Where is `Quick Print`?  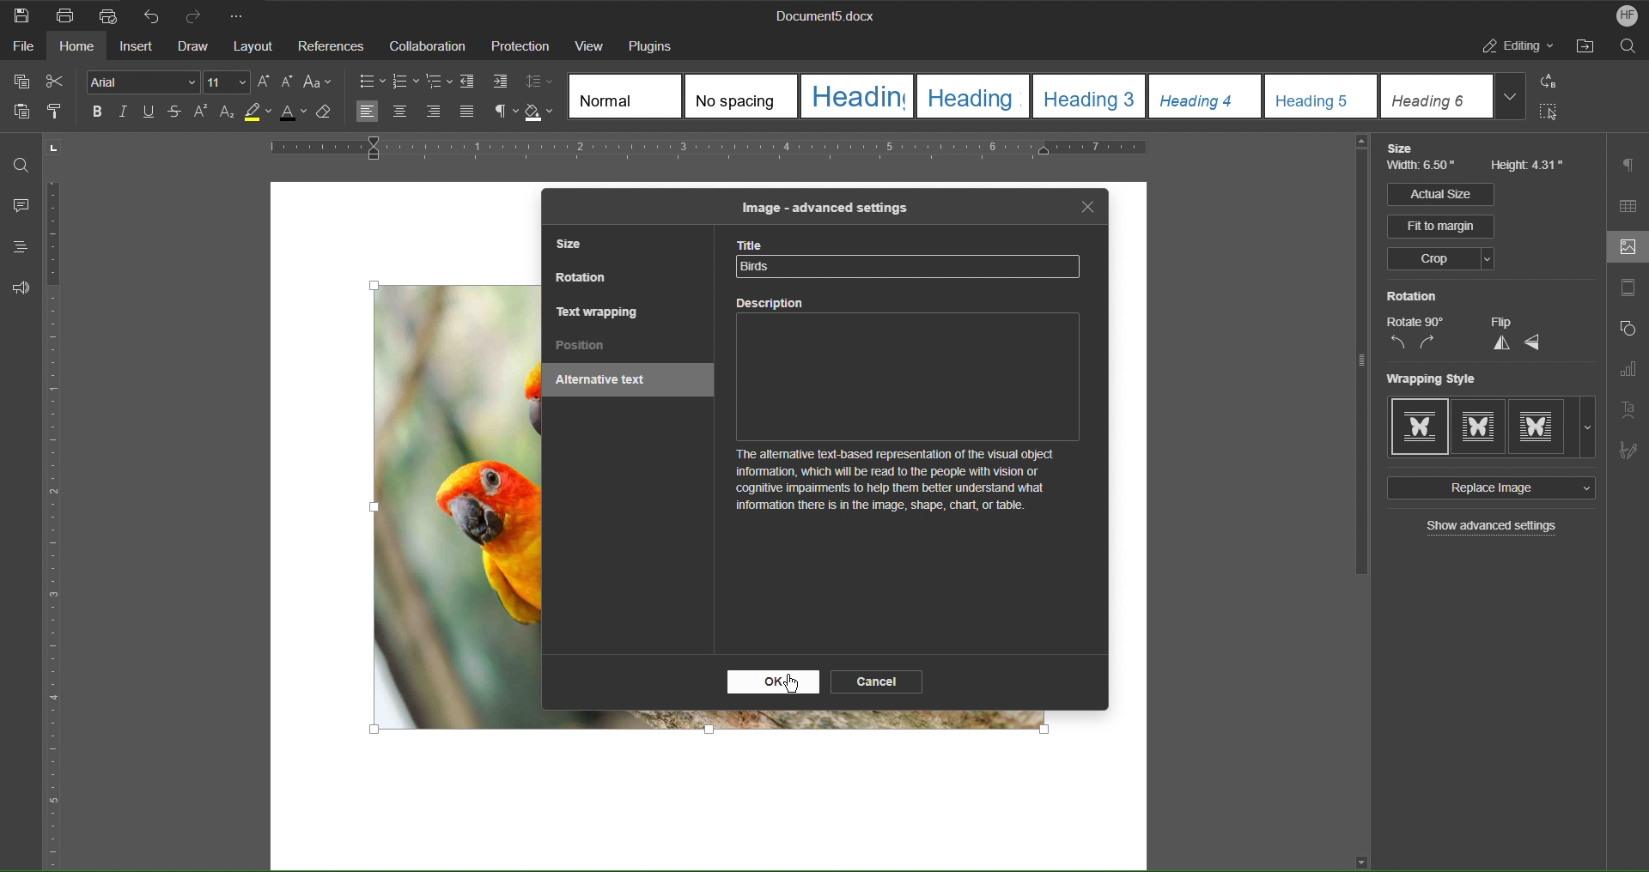 Quick Print is located at coordinates (107, 14).